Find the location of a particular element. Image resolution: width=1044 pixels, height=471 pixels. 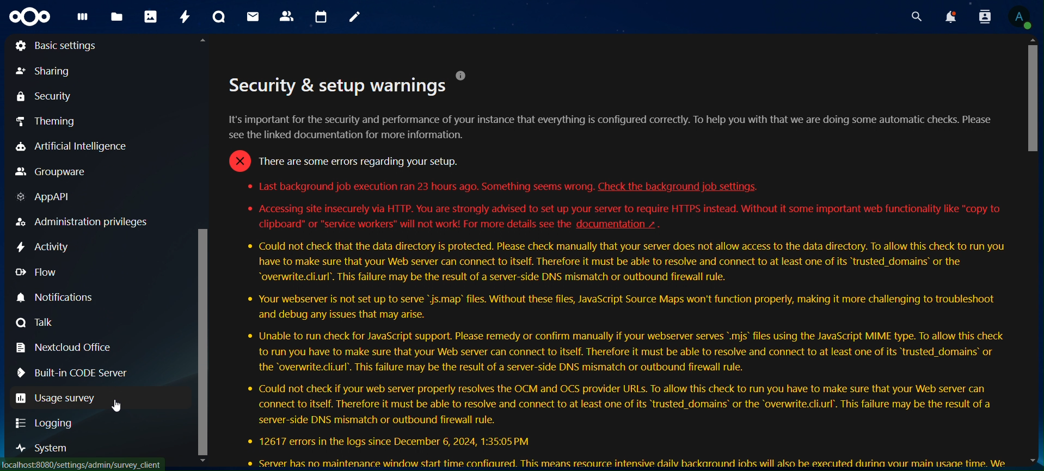

Scrollbar is located at coordinates (1030, 252).